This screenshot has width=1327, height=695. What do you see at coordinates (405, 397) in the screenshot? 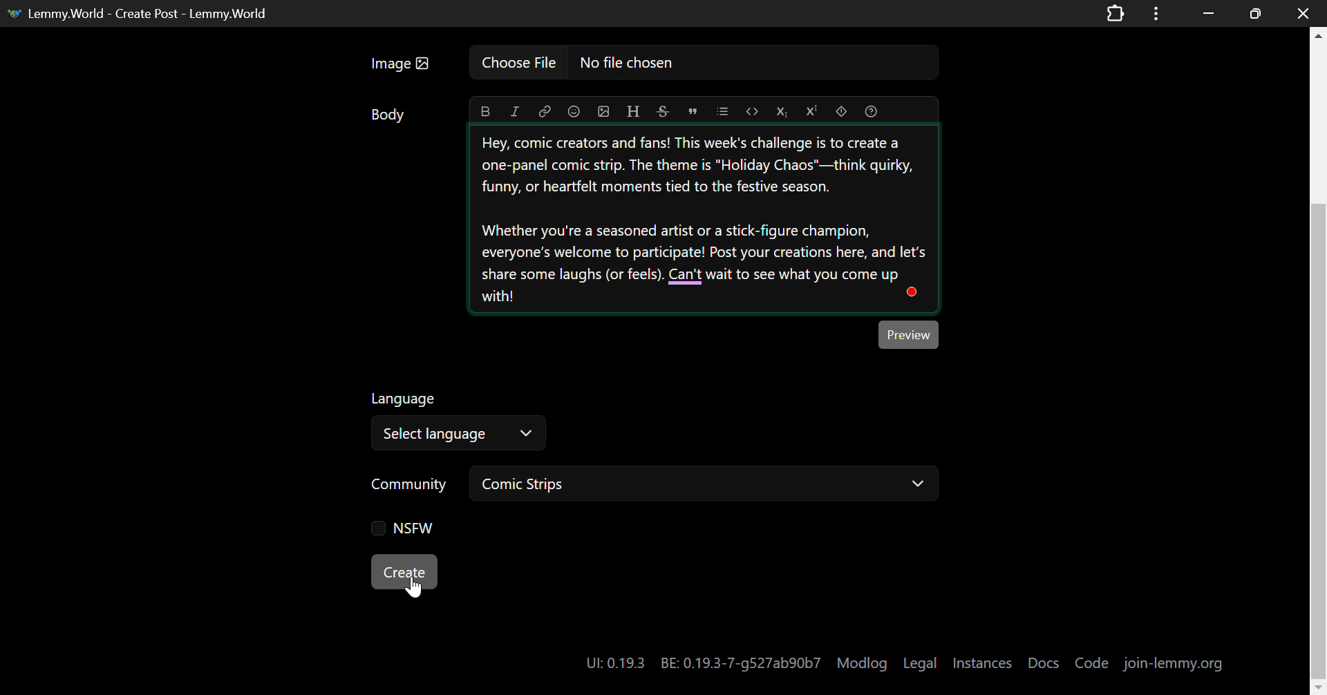
I see `Language` at bounding box center [405, 397].